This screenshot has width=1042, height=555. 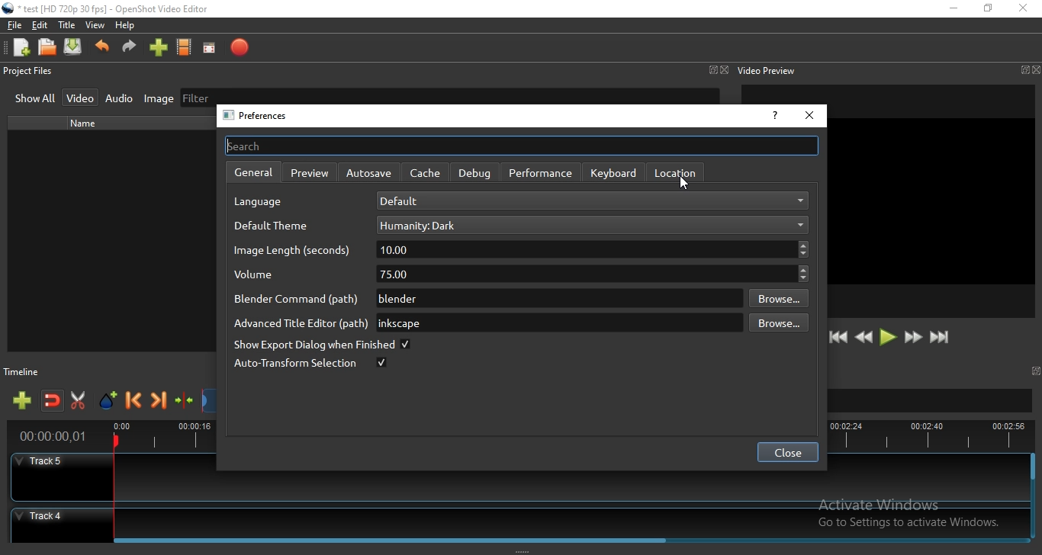 I want to click on Jump to end, so click(x=941, y=338).